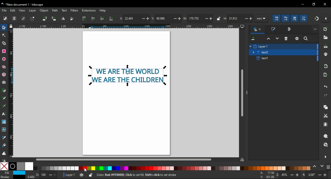  Describe the element at coordinates (111, 19) in the screenshot. I see `lower to bottom` at that location.